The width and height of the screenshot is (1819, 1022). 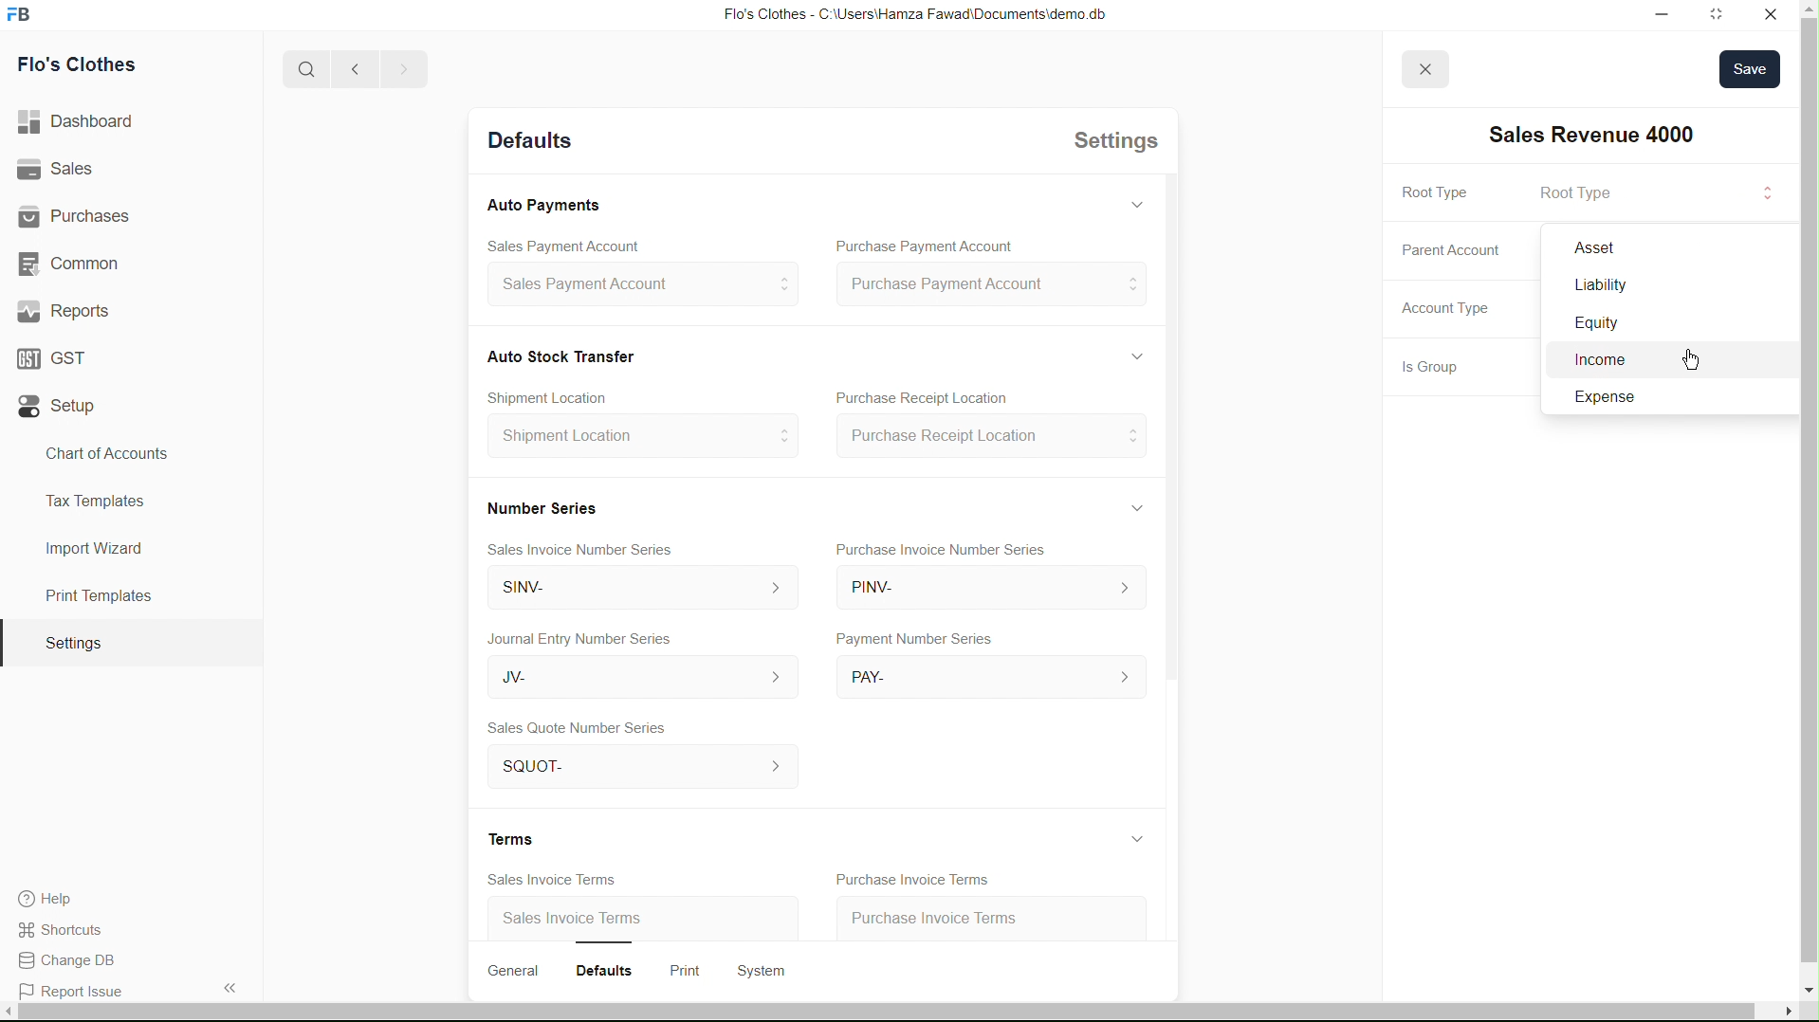 I want to click on Root Type, so click(x=1583, y=192).